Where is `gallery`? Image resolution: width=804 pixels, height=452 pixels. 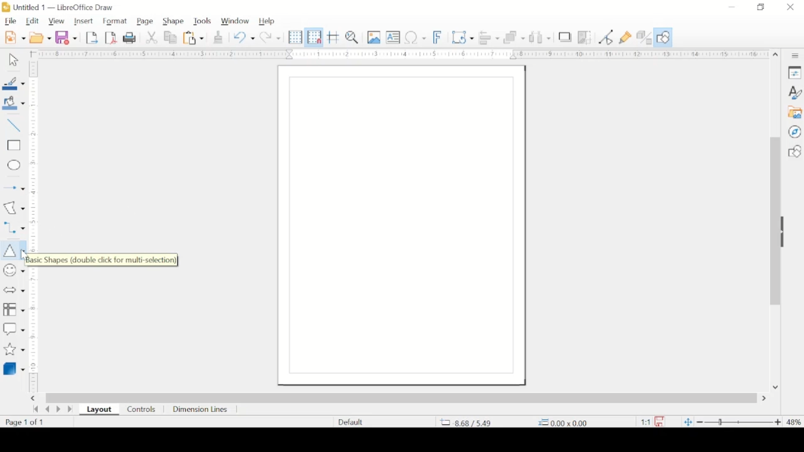 gallery is located at coordinates (796, 113).